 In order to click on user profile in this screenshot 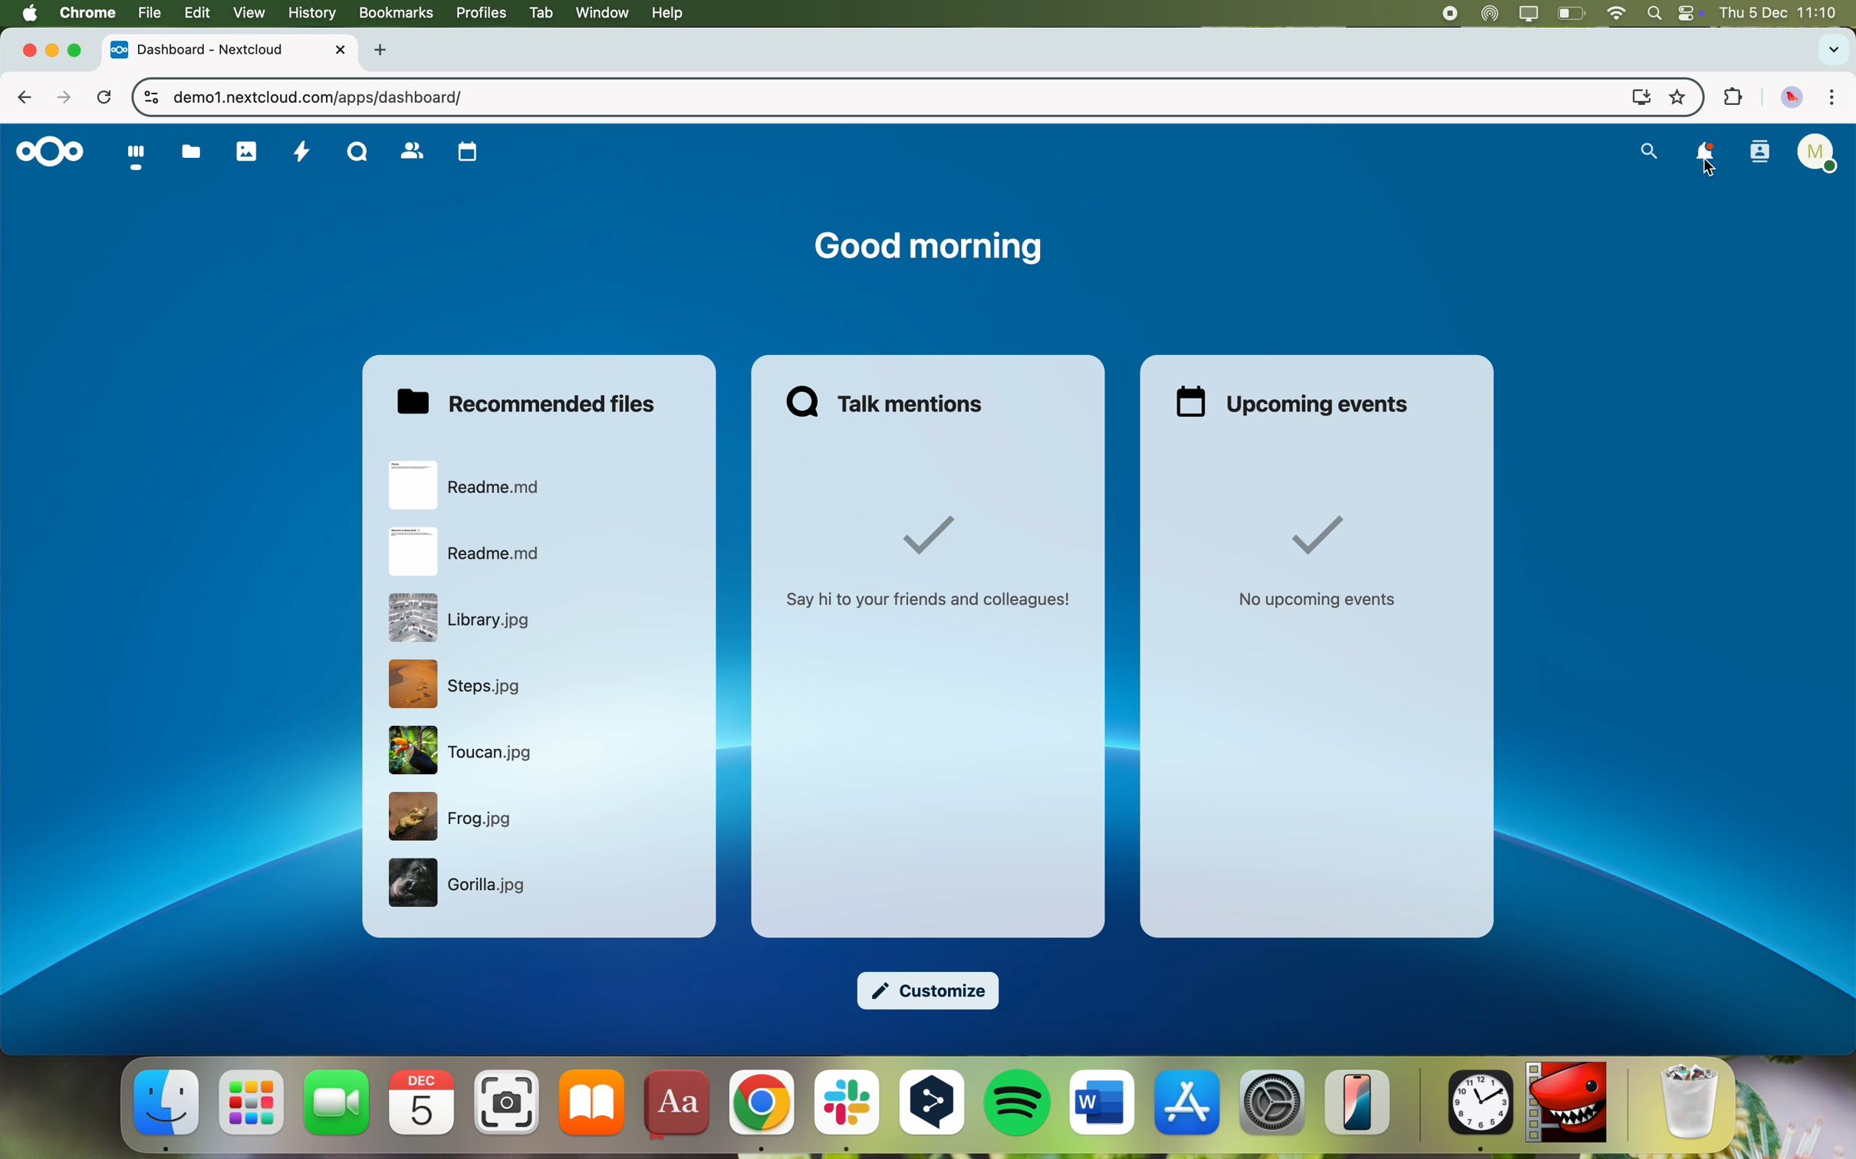, I will do `click(1820, 156)`.